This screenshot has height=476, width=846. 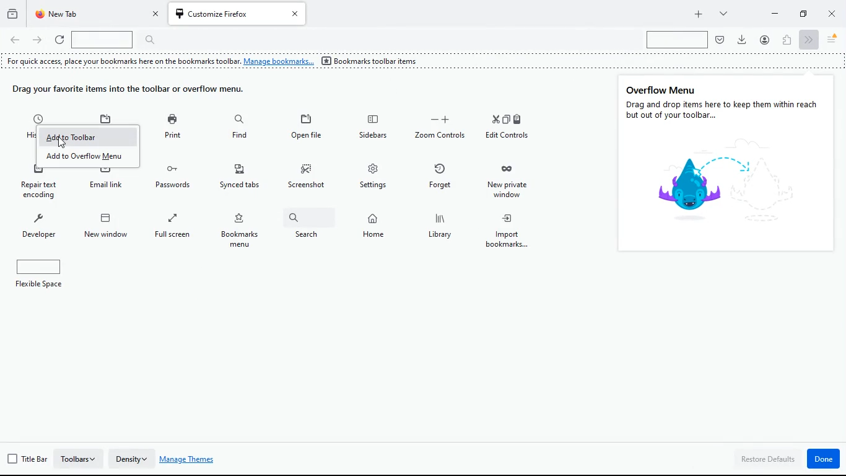 I want to click on extensions, so click(x=787, y=39).